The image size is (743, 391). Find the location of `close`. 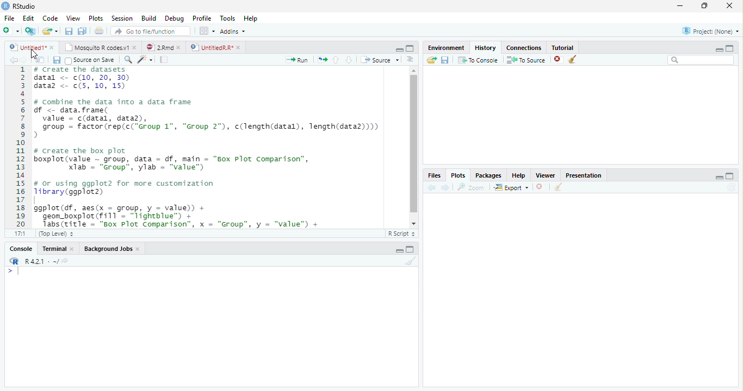

close is located at coordinates (52, 47).